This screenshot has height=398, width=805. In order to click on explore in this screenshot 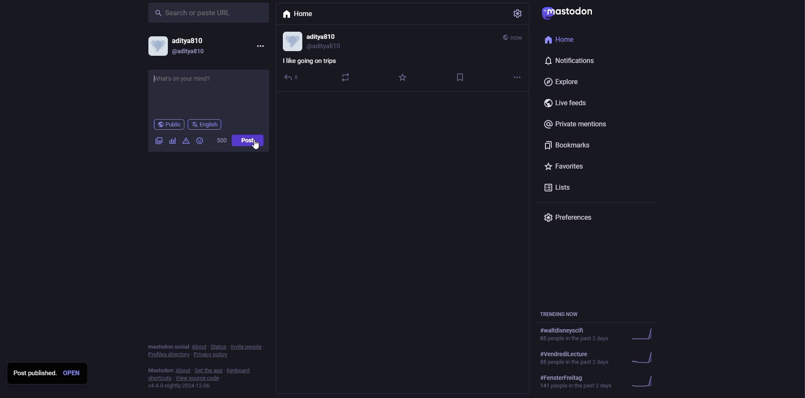, I will do `click(562, 82)`.